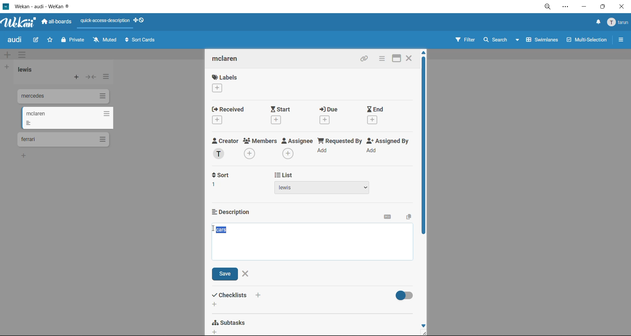  I want to click on list title, so click(28, 70).